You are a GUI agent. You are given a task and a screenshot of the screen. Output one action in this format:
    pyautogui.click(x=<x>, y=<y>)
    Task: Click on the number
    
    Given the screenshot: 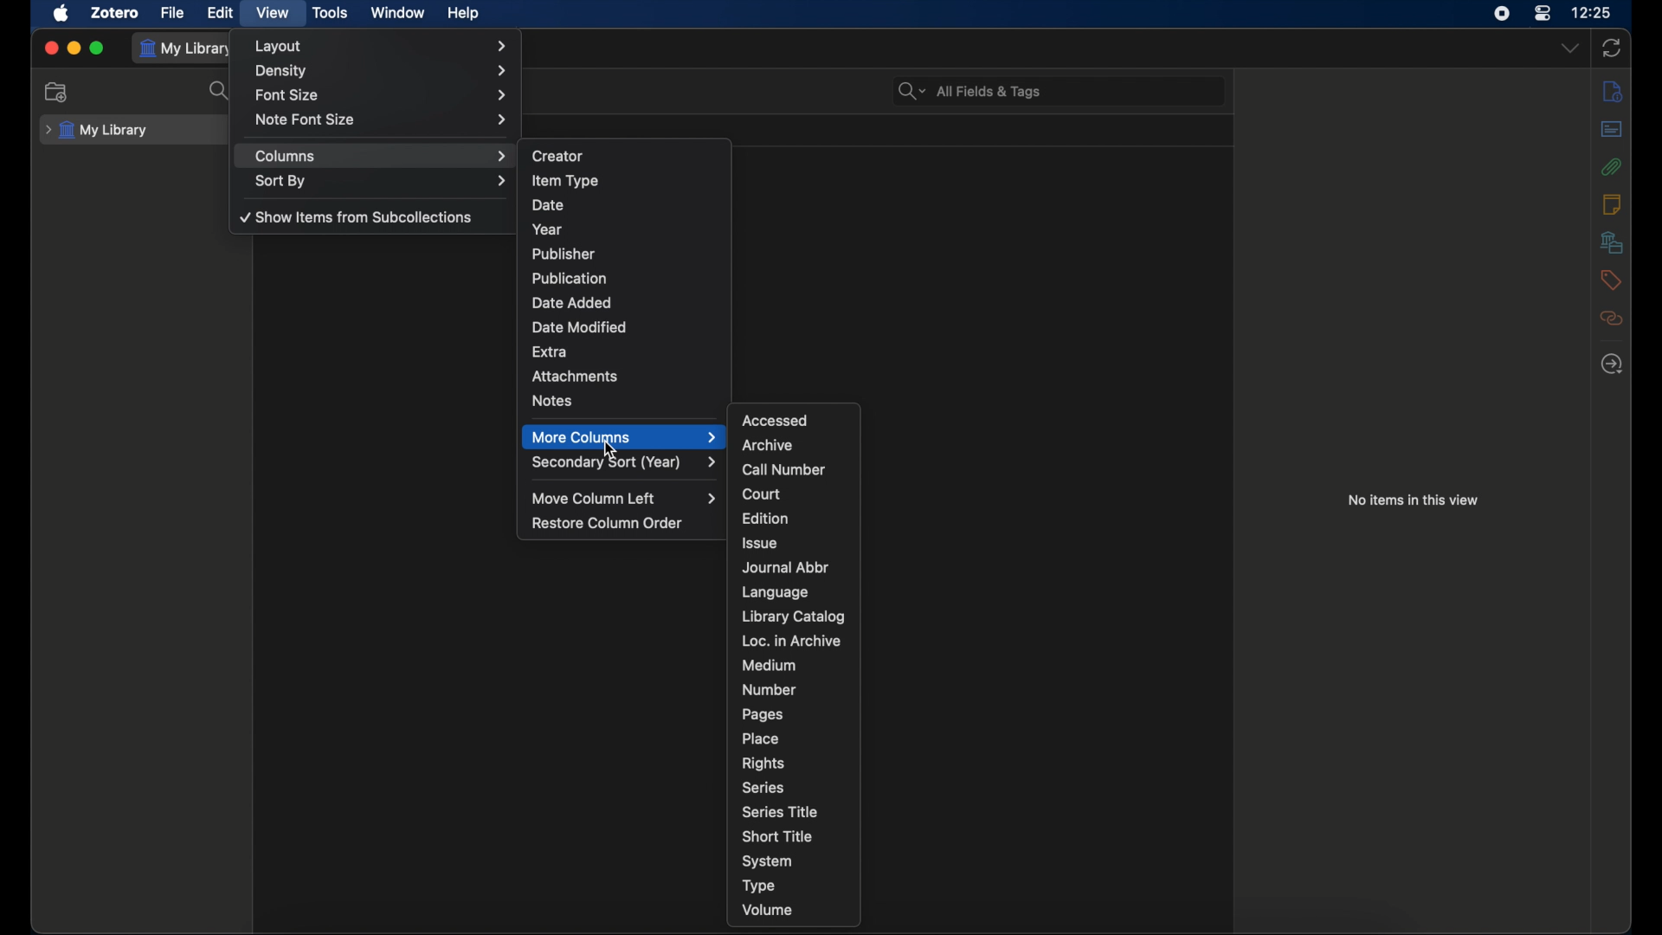 What is the action you would take?
    pyautogui.click(x=769, y=689)
    